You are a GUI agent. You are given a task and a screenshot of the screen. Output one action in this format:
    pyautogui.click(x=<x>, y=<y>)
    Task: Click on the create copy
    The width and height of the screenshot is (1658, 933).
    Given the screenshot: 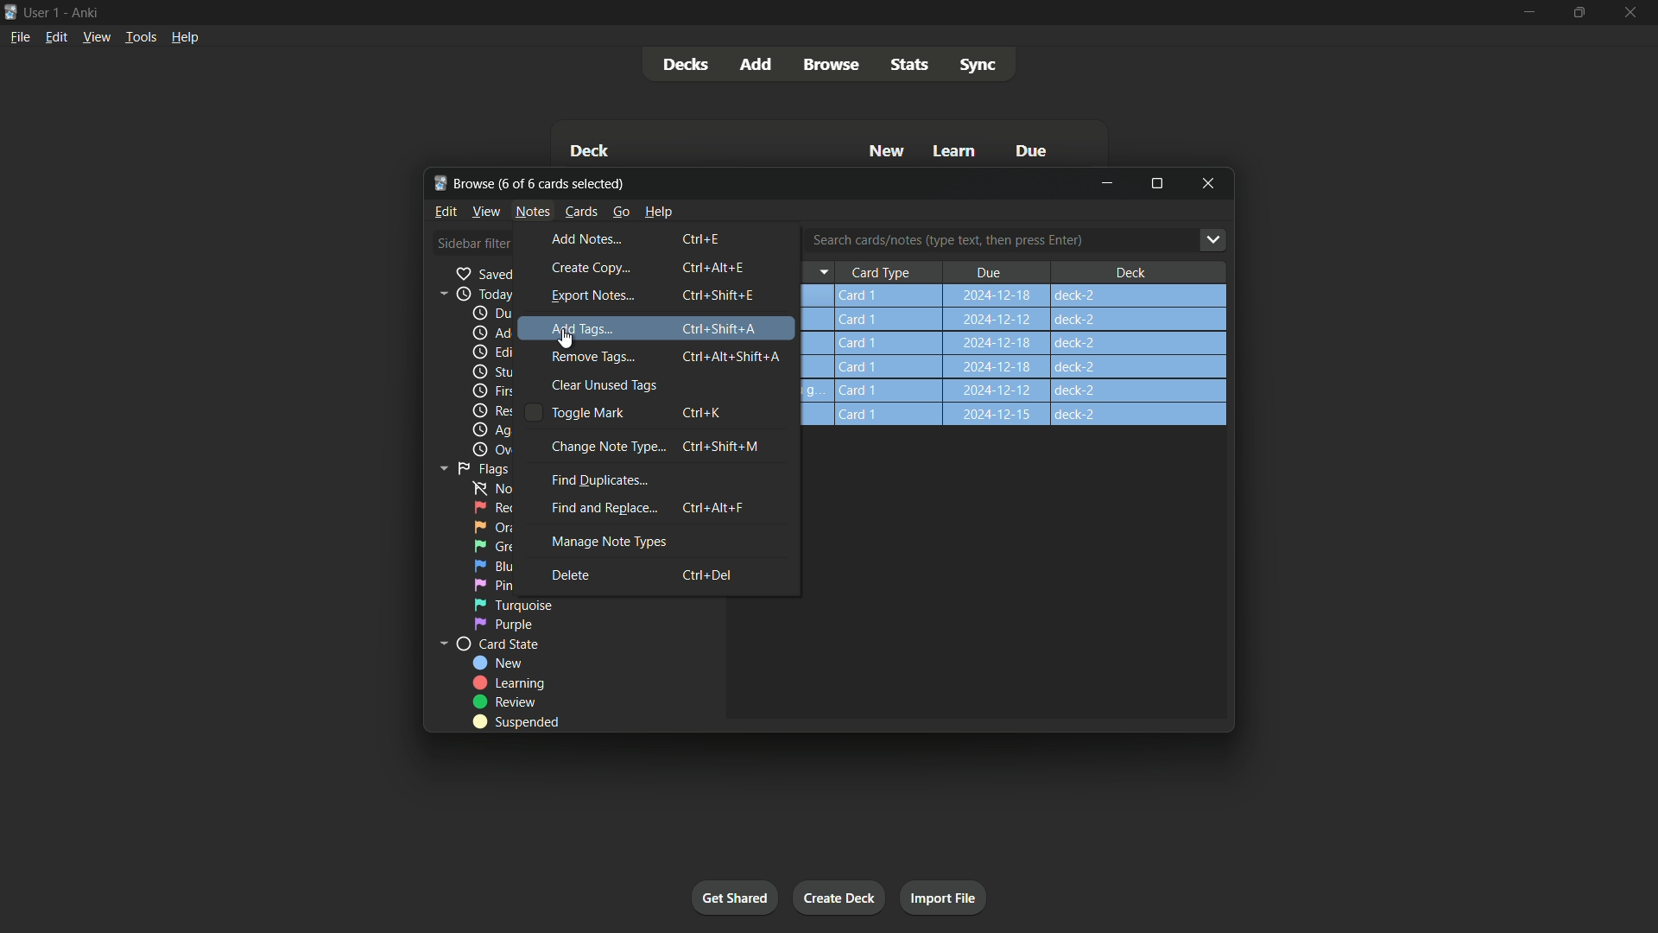 What is the action you would take?
    pyautogui.click(x=588, y=268)
    